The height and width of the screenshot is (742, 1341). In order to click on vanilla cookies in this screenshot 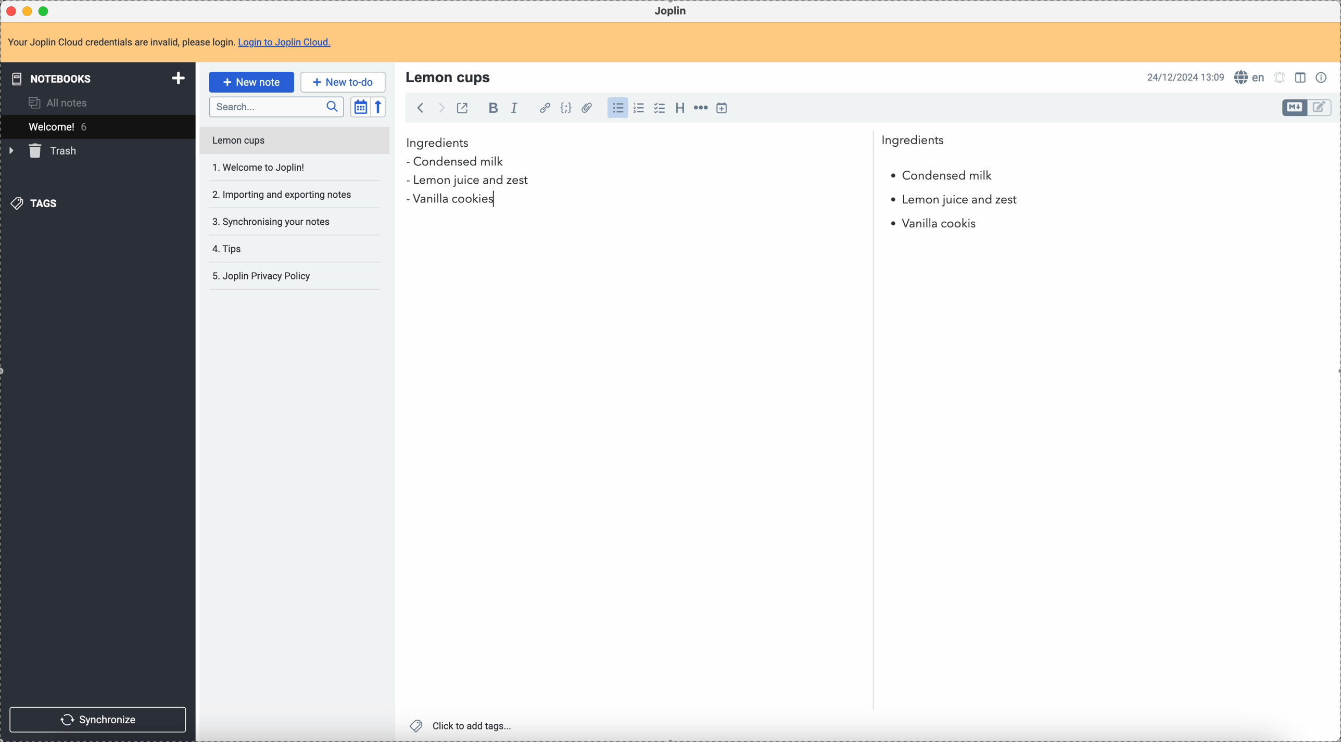, I will do `click(933, 224)`.